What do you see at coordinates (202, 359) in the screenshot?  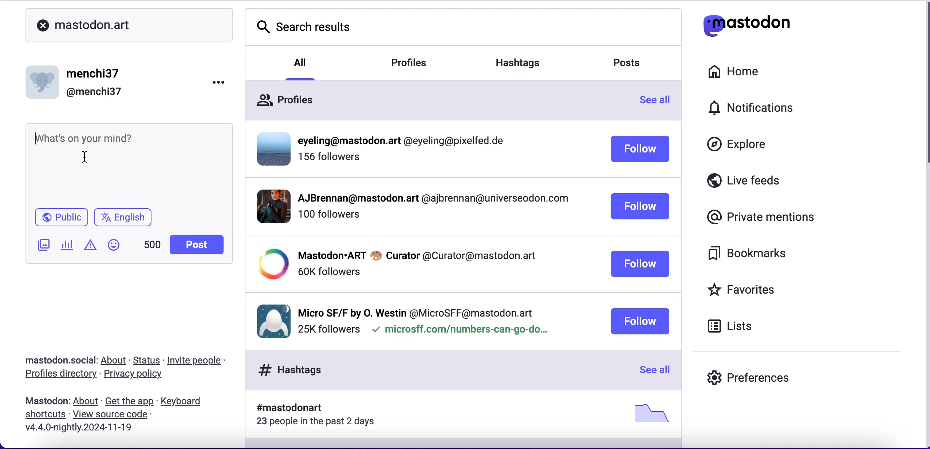 I see `invite people` at bounding box center [202, 359].